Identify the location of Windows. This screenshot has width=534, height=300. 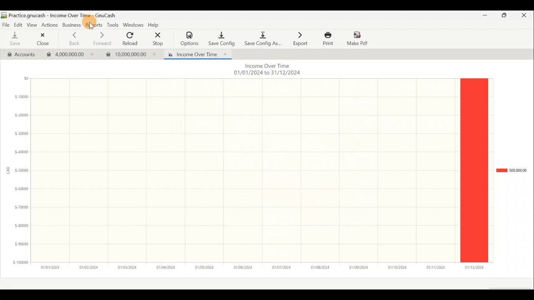
(133, 25).